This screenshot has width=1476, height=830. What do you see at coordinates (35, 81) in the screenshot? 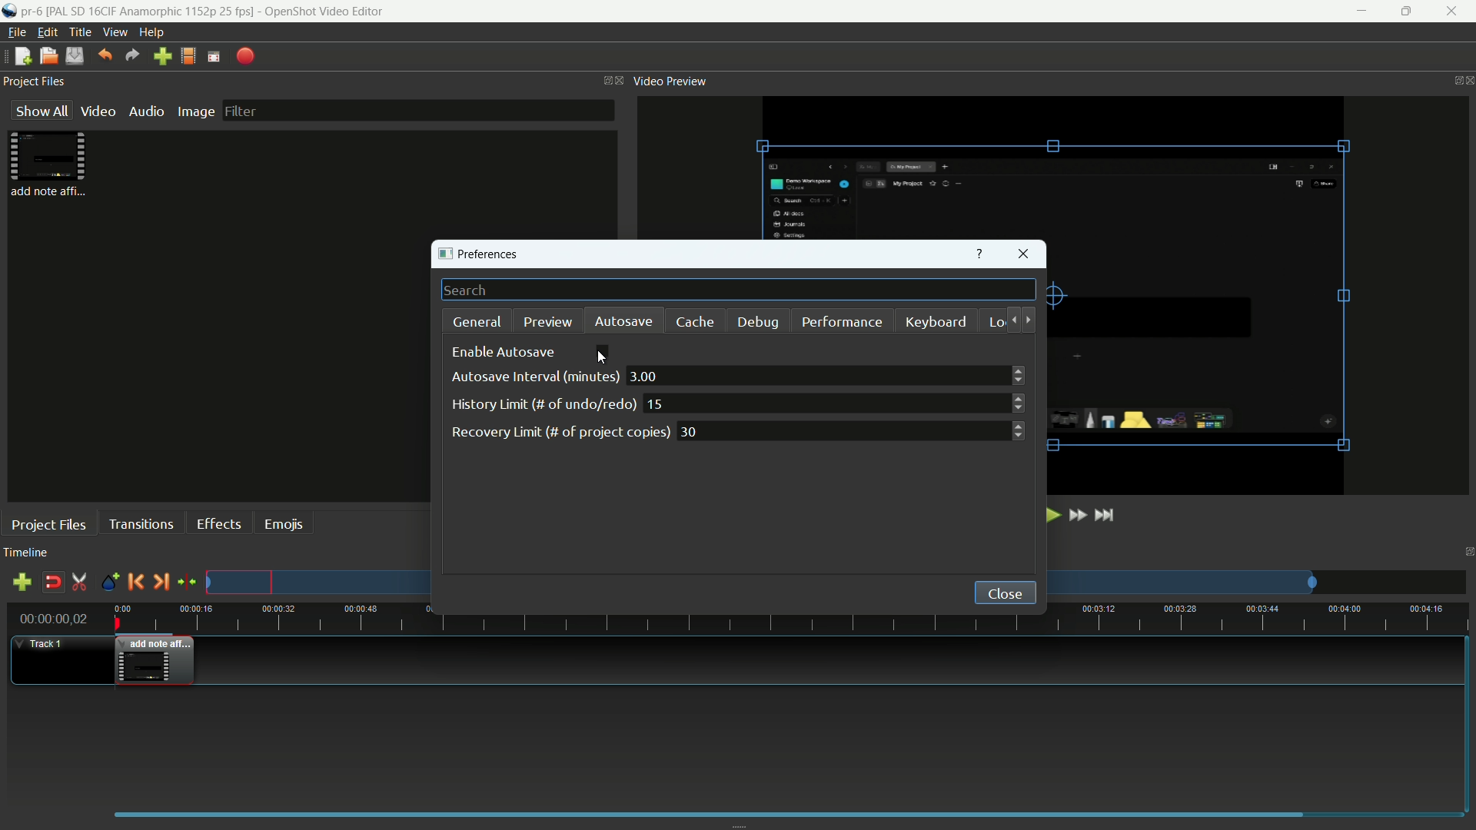
I see `project files` at bounding box center [35, 81].